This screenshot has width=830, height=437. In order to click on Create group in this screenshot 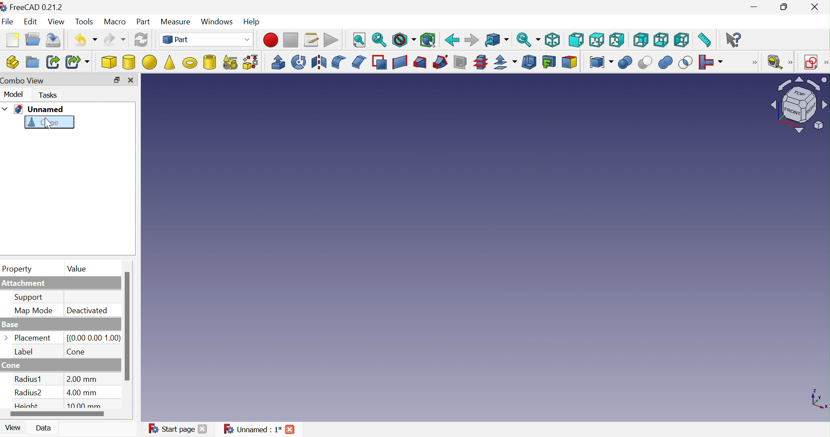, I will do `click(32, 62)`.